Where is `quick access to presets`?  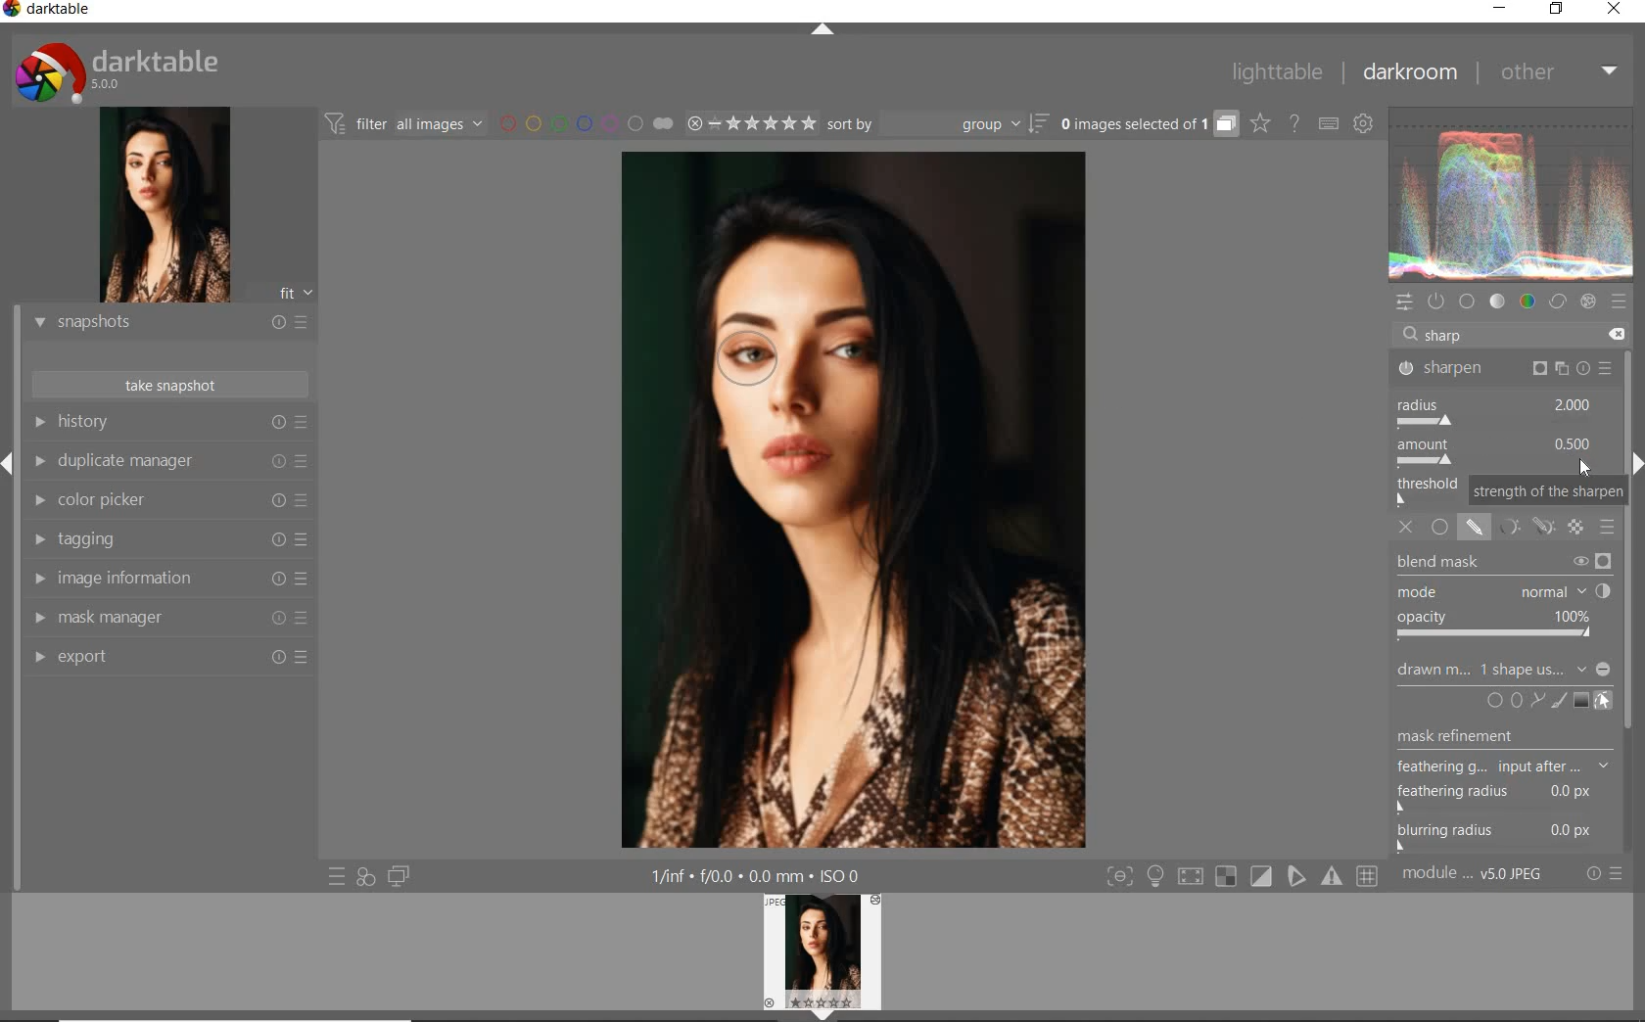
quick access to presets is located at coordinates (338, 876).